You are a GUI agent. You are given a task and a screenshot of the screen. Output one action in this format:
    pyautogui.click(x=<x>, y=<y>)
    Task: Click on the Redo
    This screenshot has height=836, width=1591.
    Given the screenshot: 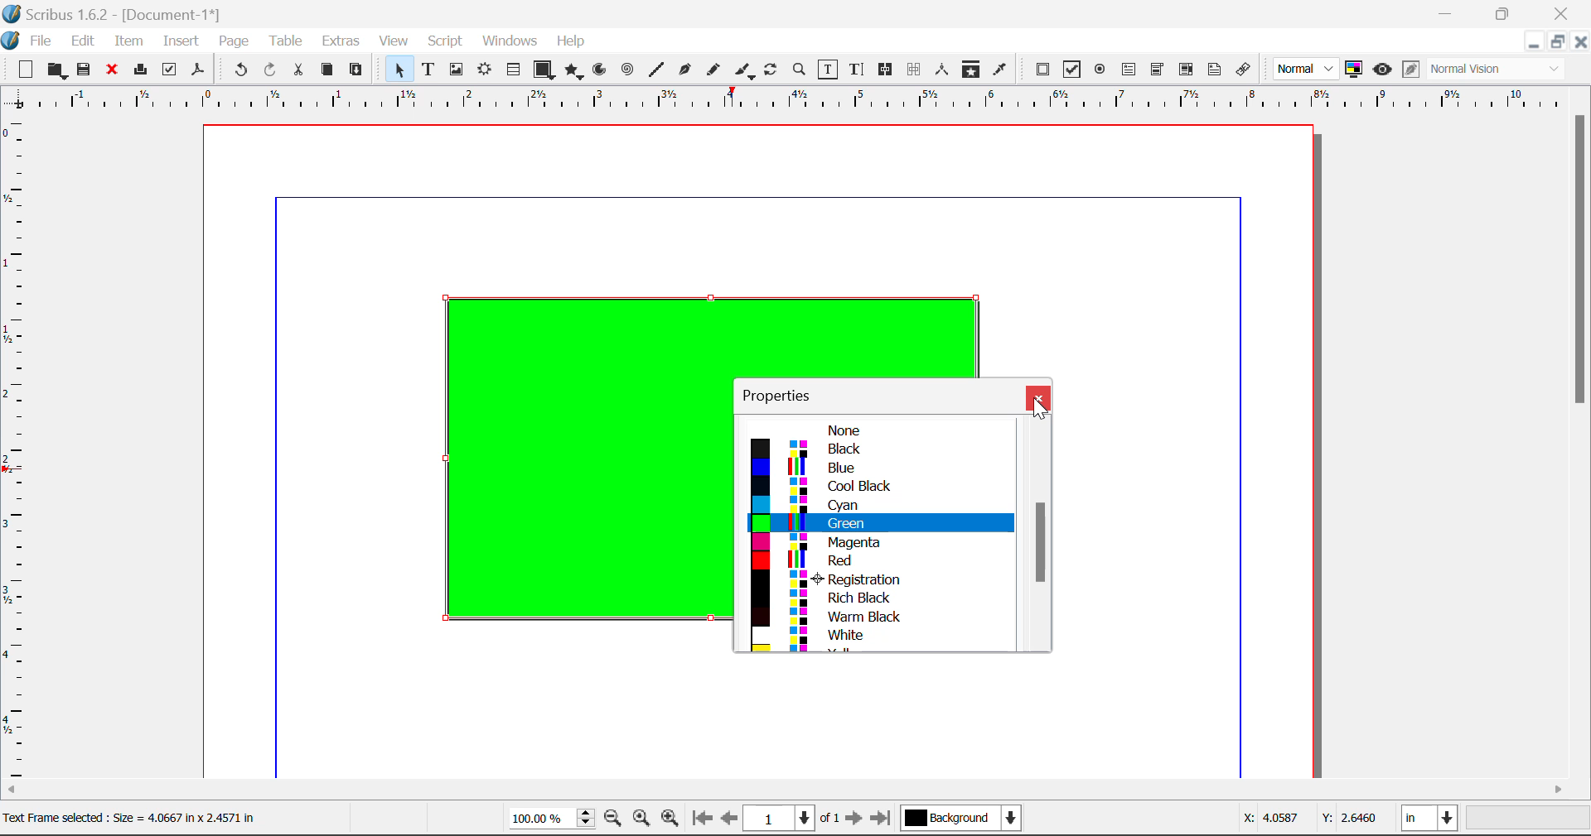 What is the action you would take?
    pyautogui.click(x=273, y=70)
    